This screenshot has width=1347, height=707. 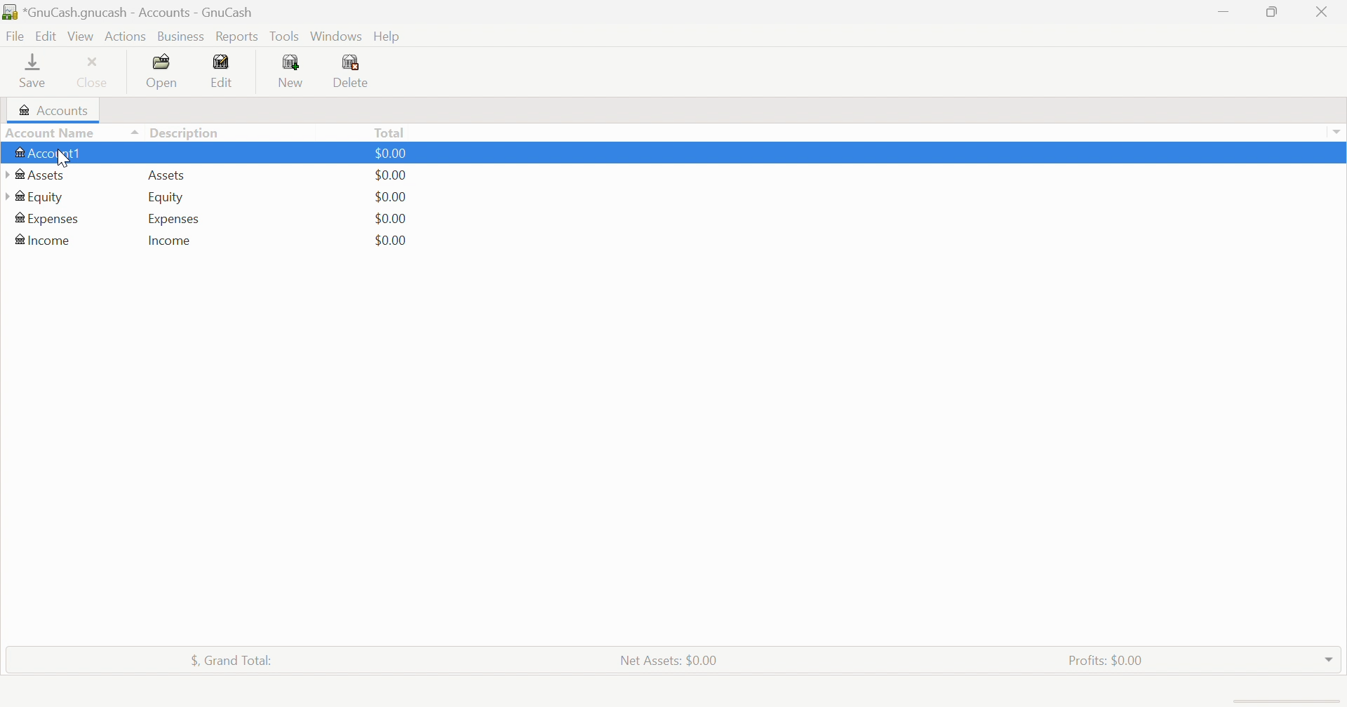 I want to click on Delete, so click(x=354, y=72).